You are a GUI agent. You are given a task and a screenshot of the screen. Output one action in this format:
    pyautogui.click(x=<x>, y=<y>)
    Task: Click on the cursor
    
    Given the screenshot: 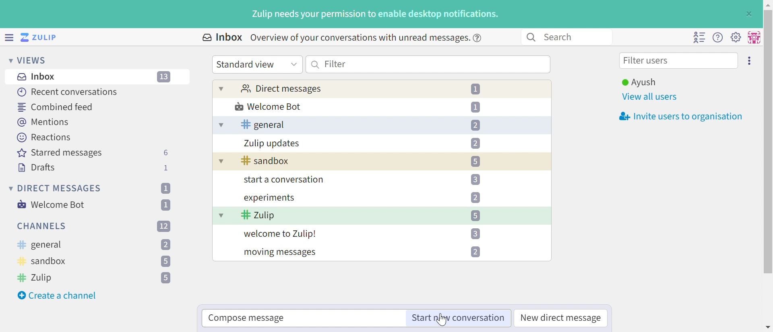 What is the action you would take?
    pyautogui.click(x=444, y=321)
    